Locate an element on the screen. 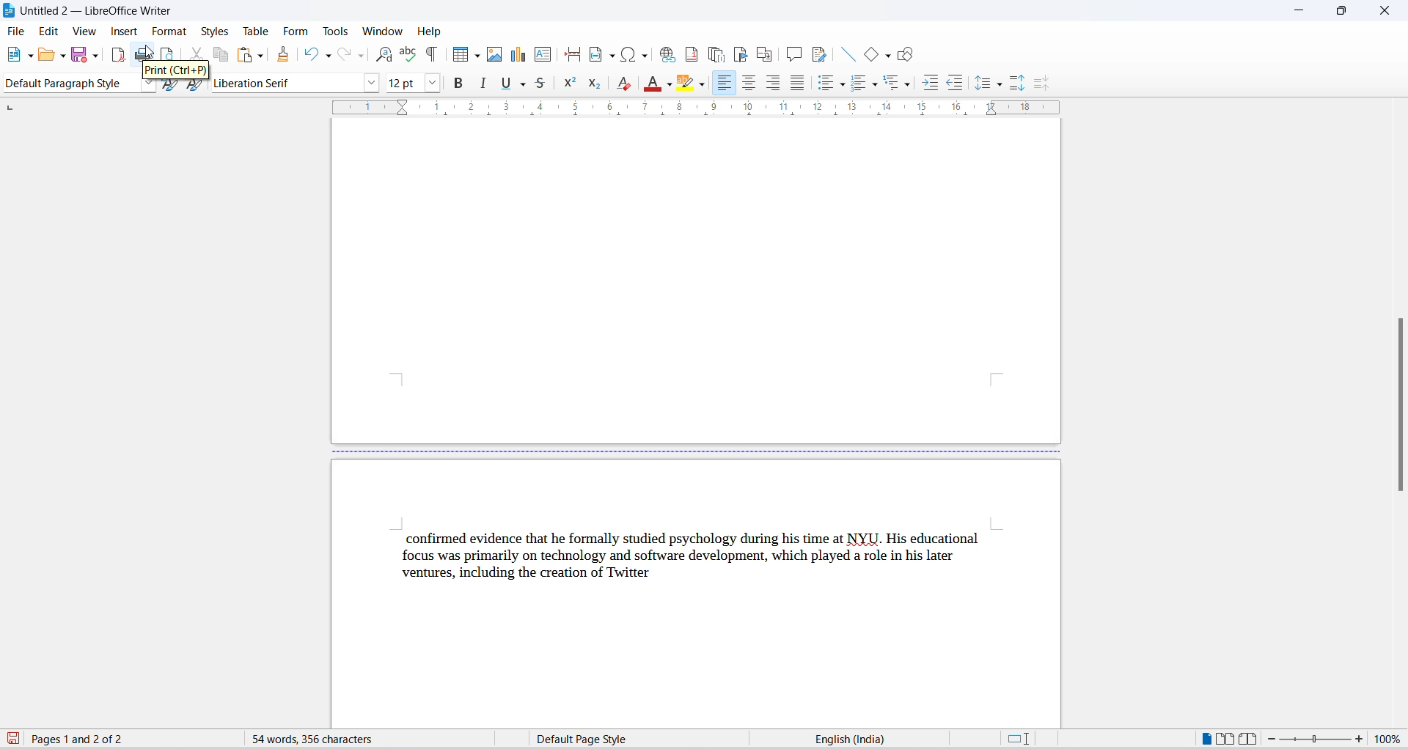  view is located at coordinates (86, 32).